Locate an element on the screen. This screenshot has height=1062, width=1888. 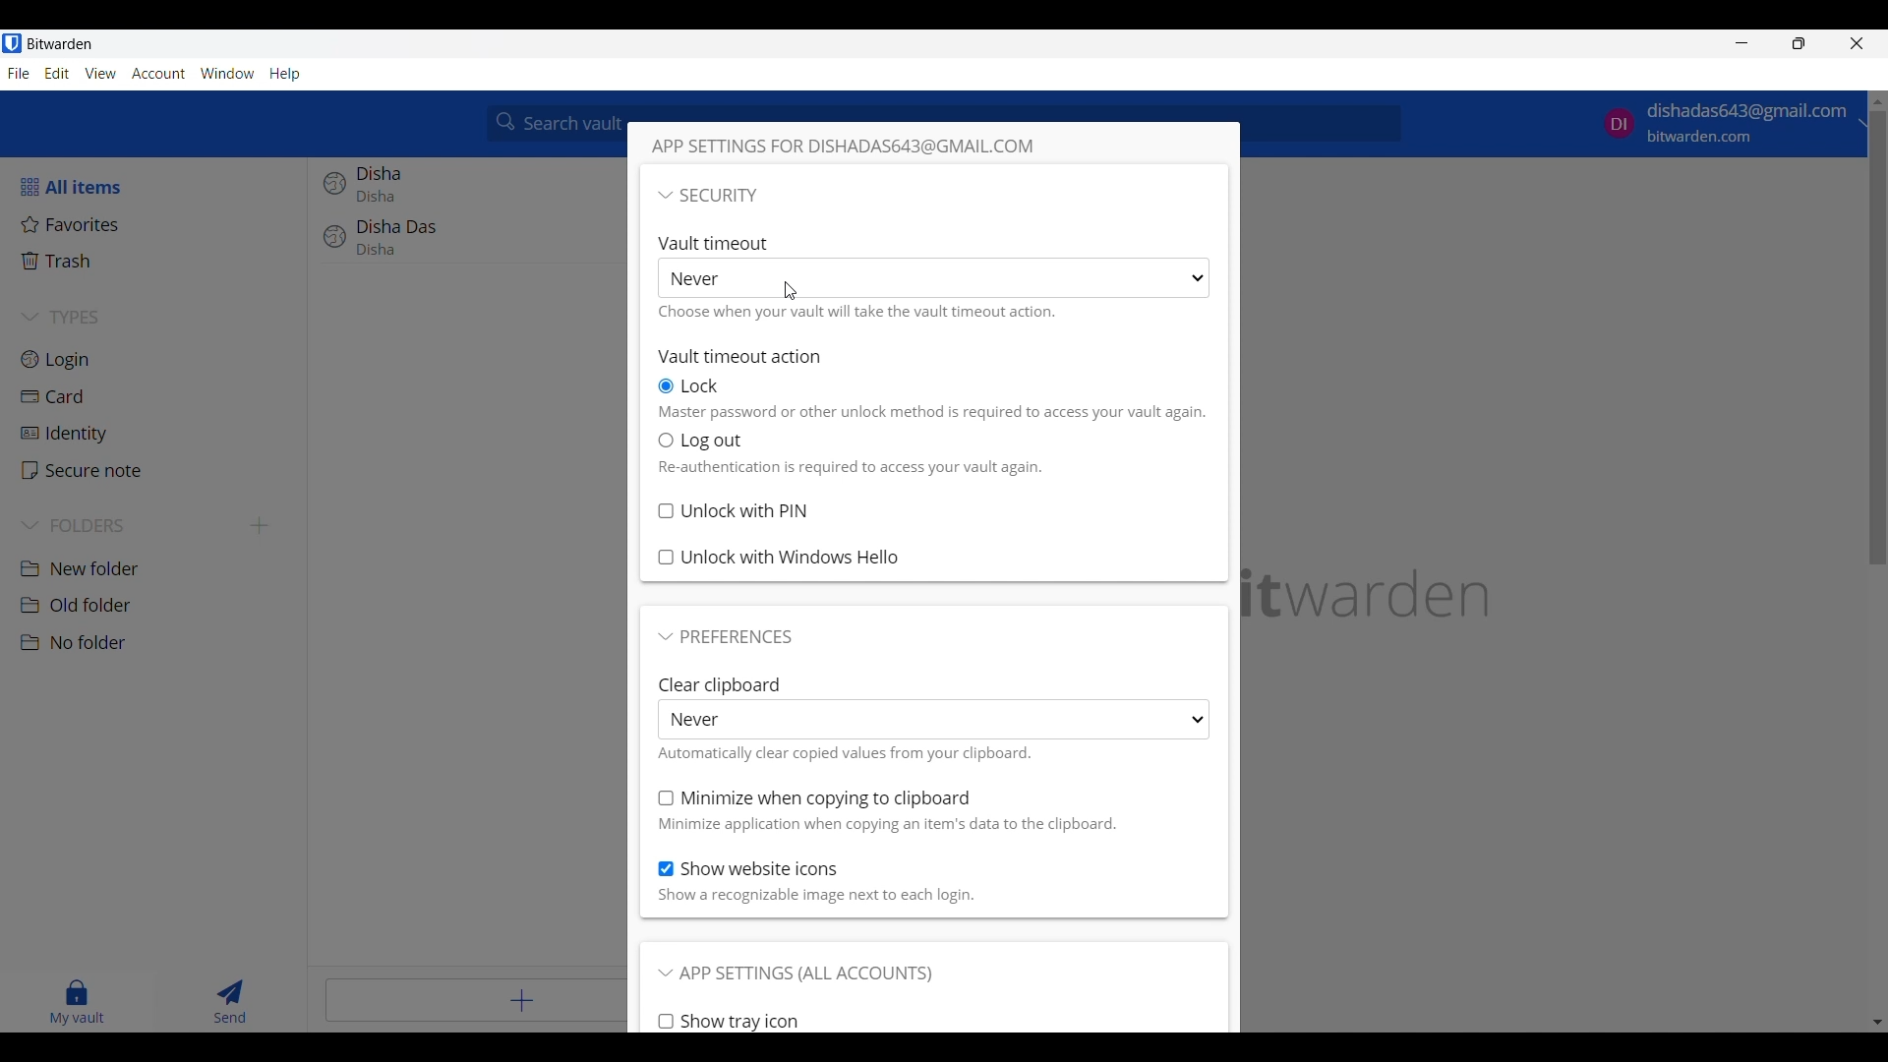
Lock on vault timeout, current selection is located at coordinates (692, 386).